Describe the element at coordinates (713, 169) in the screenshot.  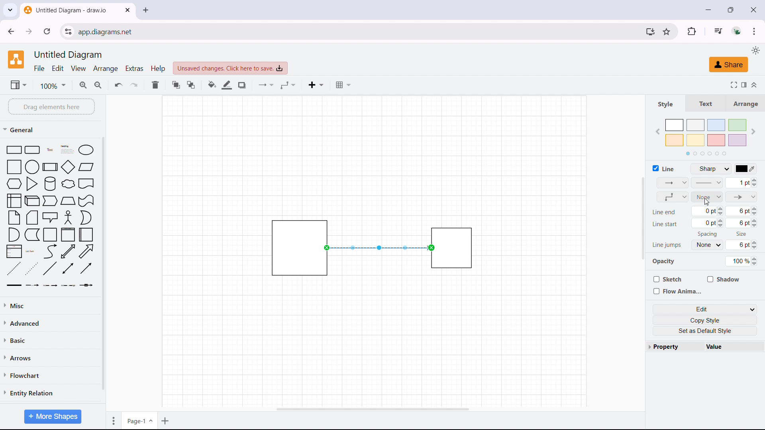
I see `line style` at that location.